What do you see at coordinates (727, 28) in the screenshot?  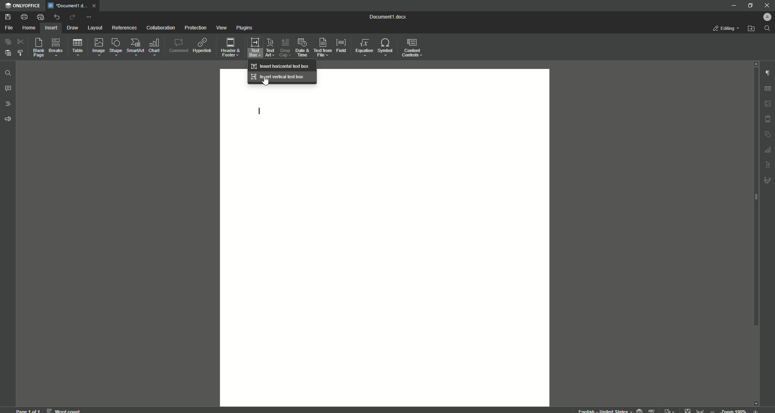 I see `Editing` at bounding box center [727, 28].